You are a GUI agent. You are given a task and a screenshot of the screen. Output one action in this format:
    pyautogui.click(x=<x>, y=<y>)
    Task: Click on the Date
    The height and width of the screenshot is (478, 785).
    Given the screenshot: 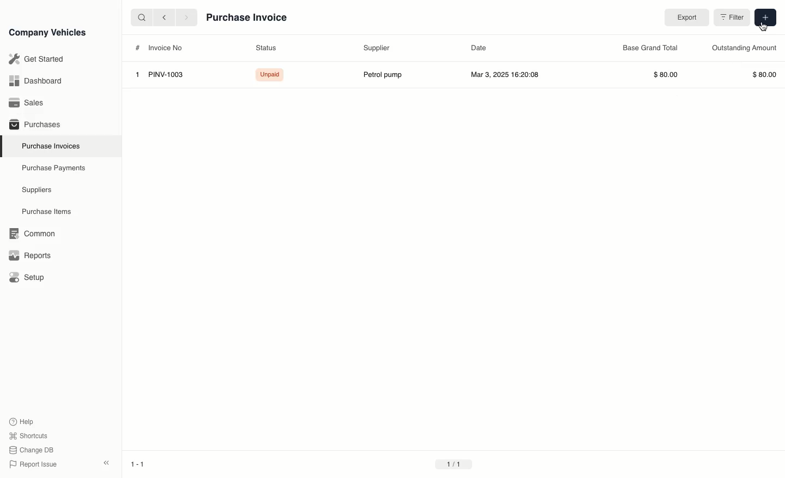 What is the action you would take?
    pyautogui.click(x=480, y=47)
    